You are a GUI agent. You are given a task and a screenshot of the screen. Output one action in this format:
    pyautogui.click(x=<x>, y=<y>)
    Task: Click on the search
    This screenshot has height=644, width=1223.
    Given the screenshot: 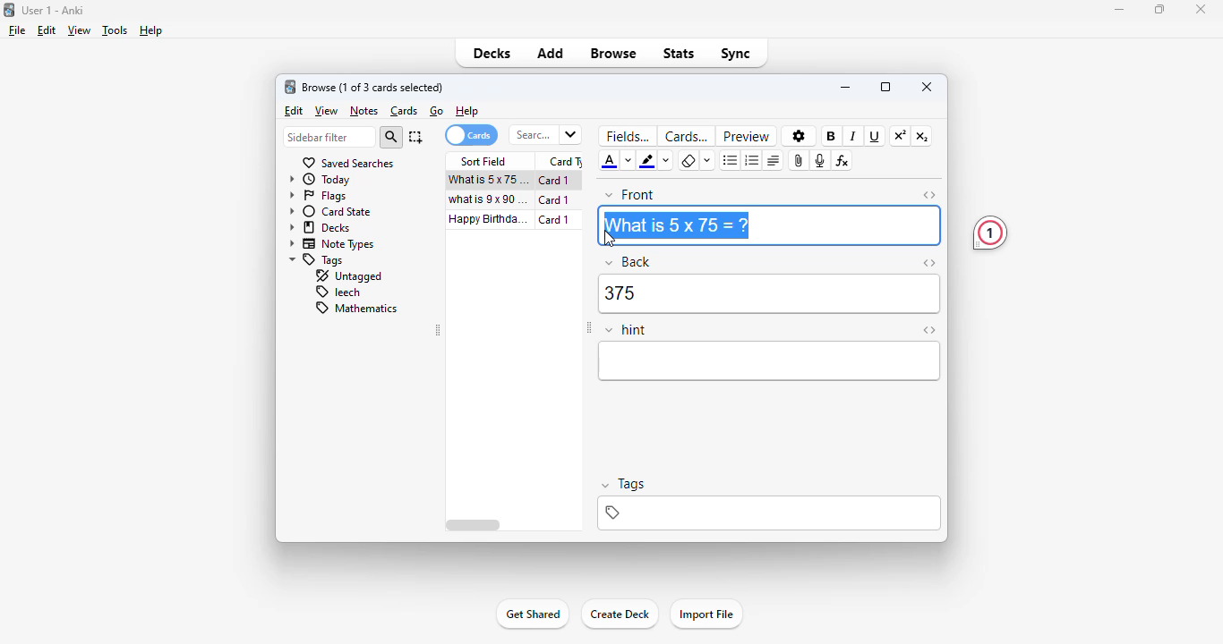 What is the action you would take?
    pyautogui.click(x=391, y=137)
    